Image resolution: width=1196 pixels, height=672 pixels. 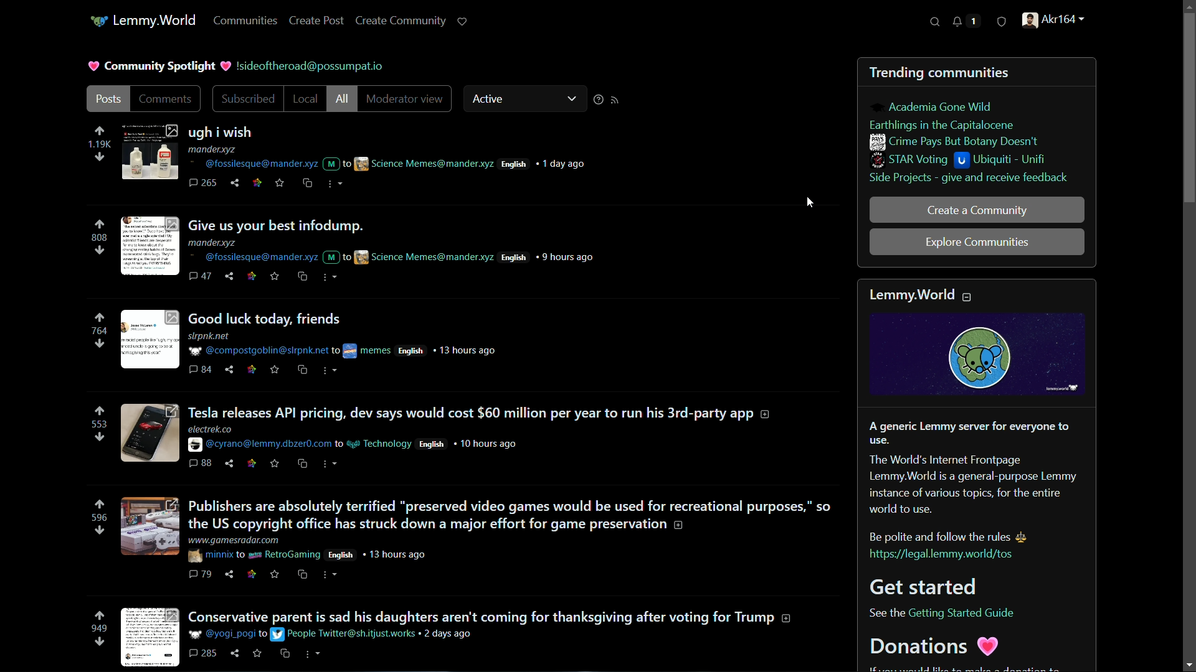 What do you see at coordinates (768, 414) in the screenshot?
I see `more information` at bounding box center [768, 414].